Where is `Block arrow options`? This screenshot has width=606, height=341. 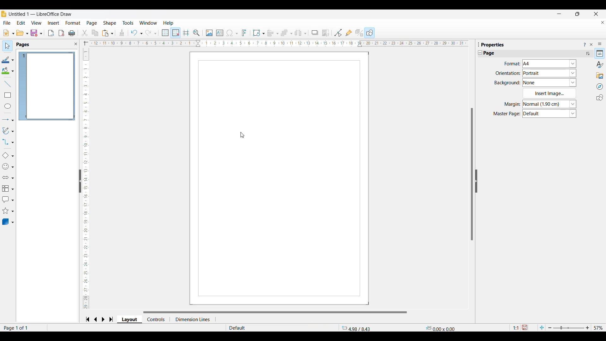
Block arrow options is located at coordinates (8, 177).